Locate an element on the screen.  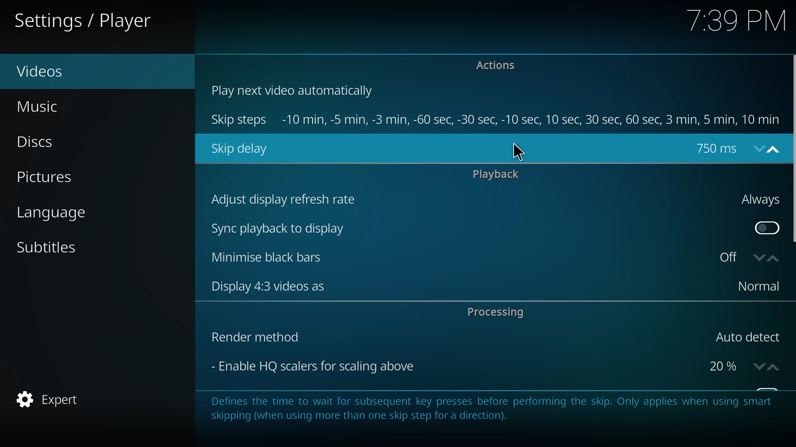
adjust display refresh rate is located at coordinates (285, 199).